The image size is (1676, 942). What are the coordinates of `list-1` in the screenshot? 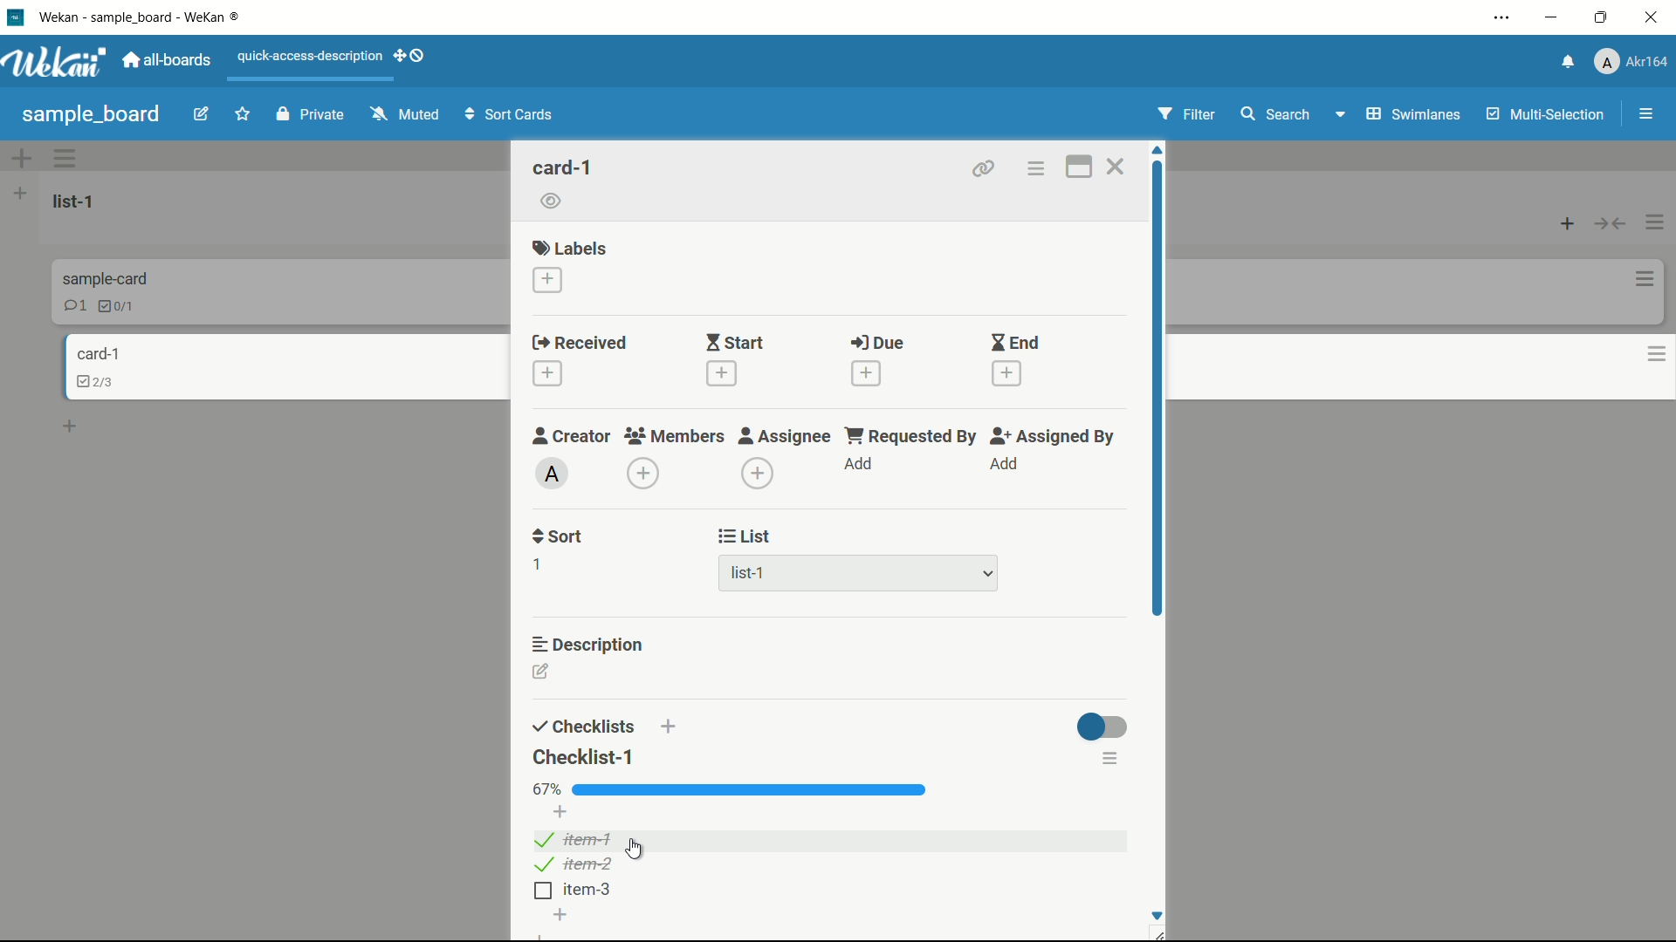 It's located at (752, 574).